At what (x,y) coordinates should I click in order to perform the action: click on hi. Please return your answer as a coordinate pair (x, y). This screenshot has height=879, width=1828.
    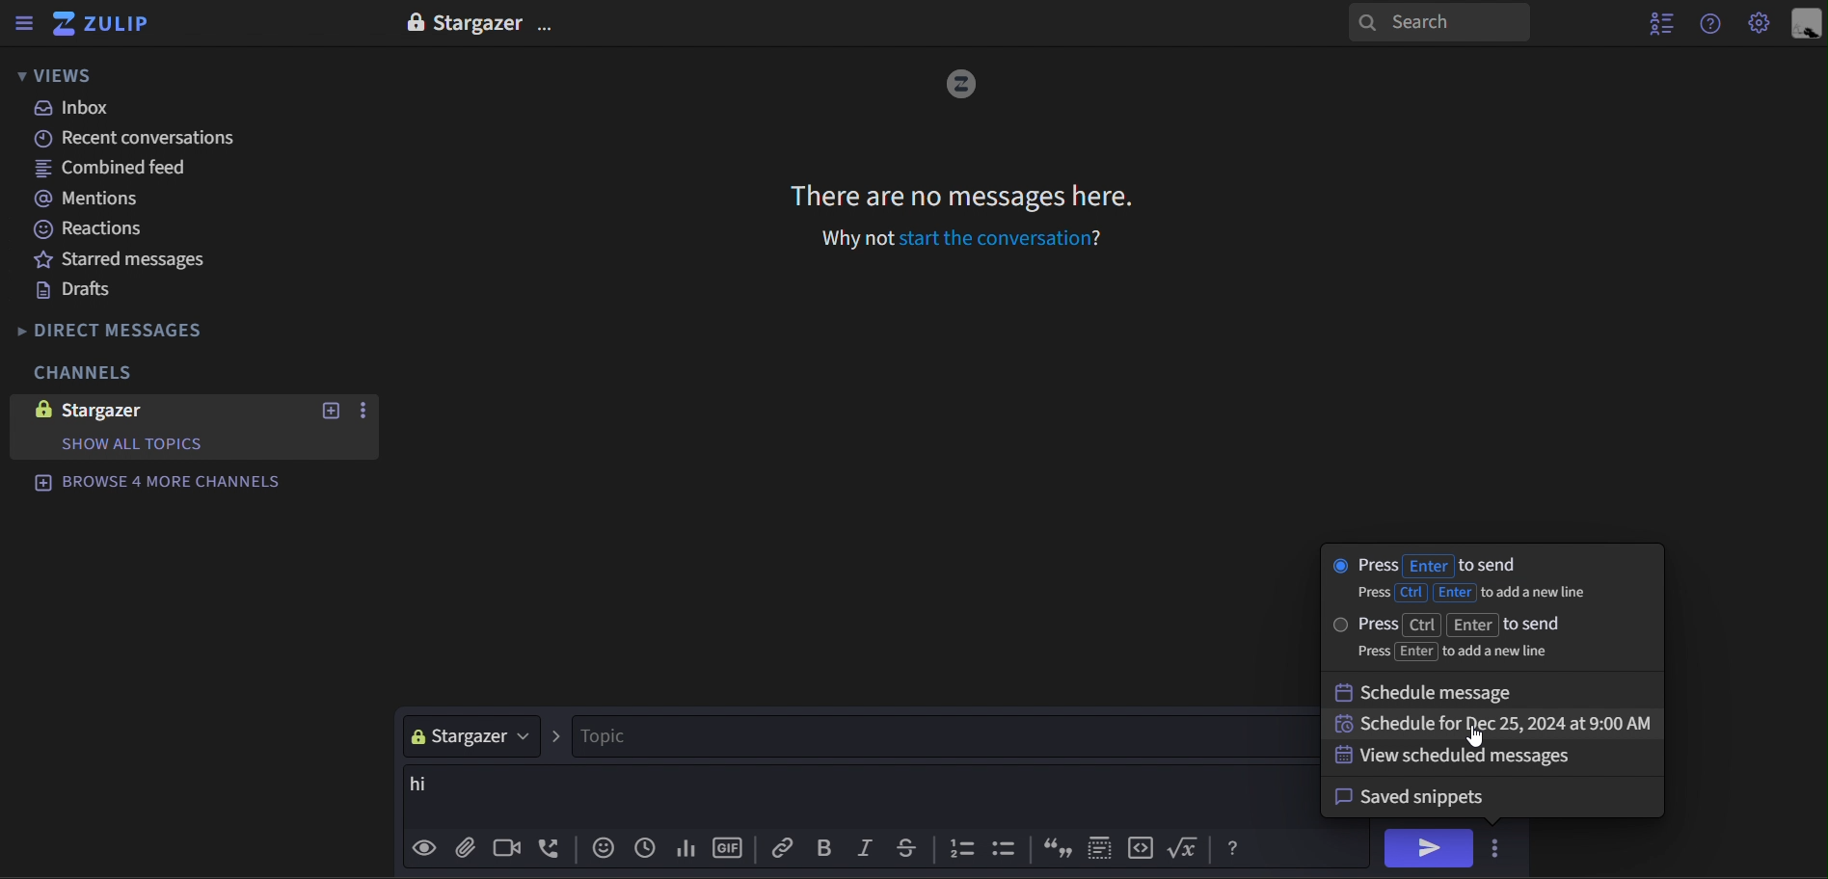
    Looking at the image, I should click on (850, 791).